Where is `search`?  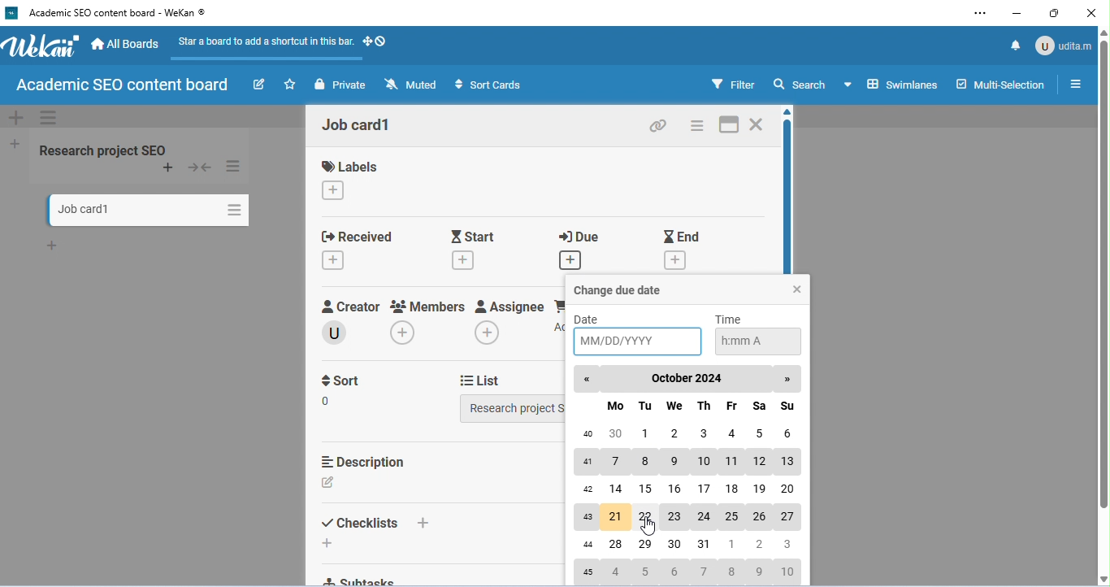 search is located at coordinates (800, 84).